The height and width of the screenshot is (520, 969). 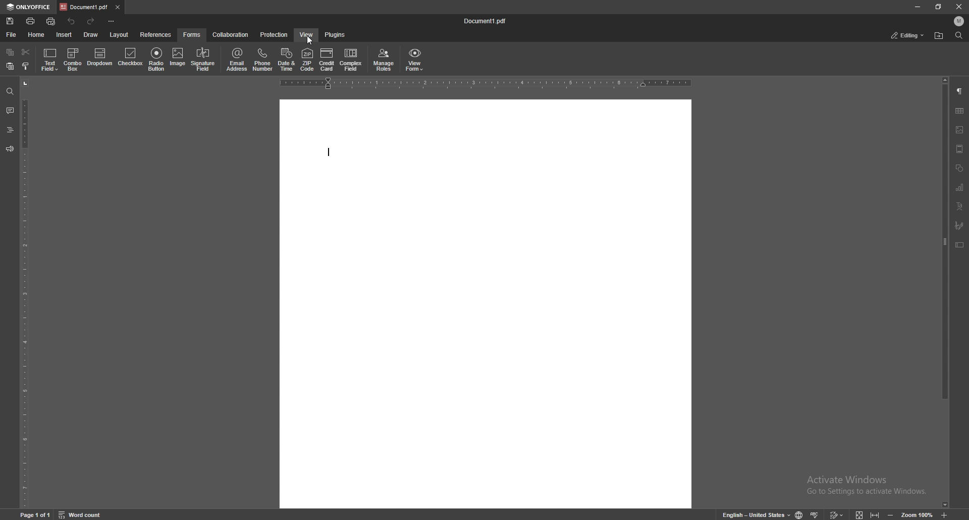 I want to click on shapes, so click(x=959, y=168).